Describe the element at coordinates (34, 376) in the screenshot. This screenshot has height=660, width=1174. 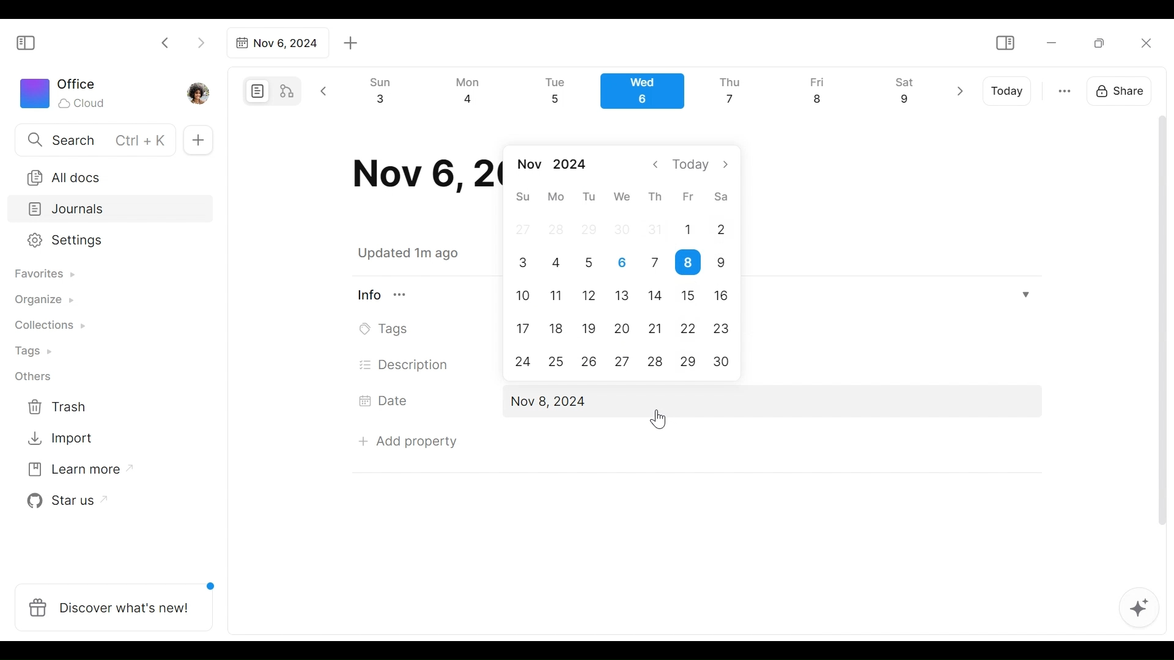
I see `Others` at that location.